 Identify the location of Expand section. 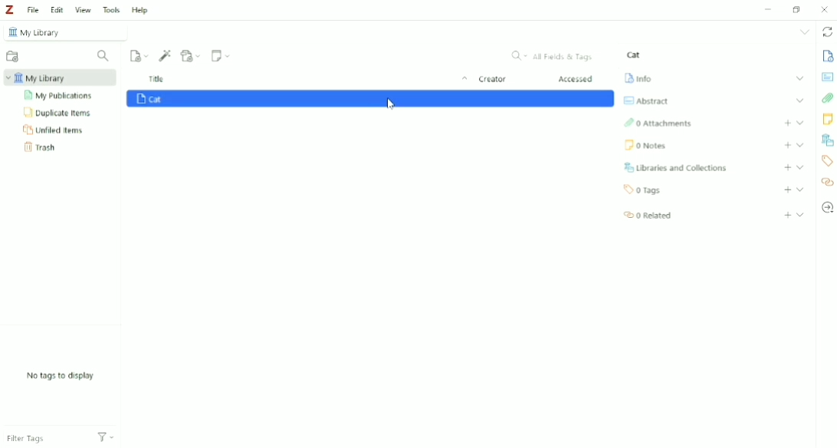
(800, 78).